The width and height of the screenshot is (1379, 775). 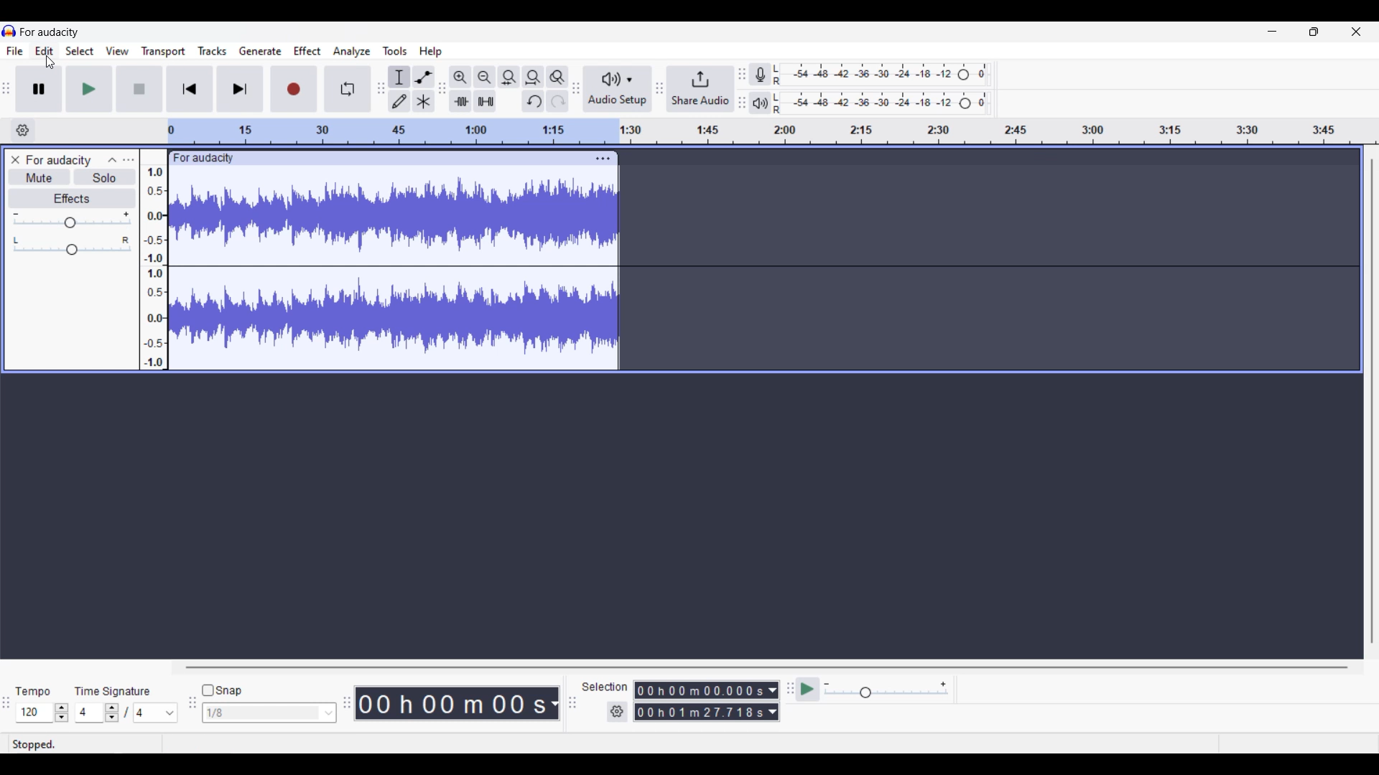 I want to click on tempo, so click(x=33, y=692).